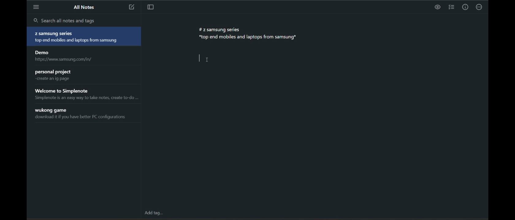  What do you see at coordinates (86, 21) in the screenshot?
I see `search all notes and tags` at bounding box center [86, 21].